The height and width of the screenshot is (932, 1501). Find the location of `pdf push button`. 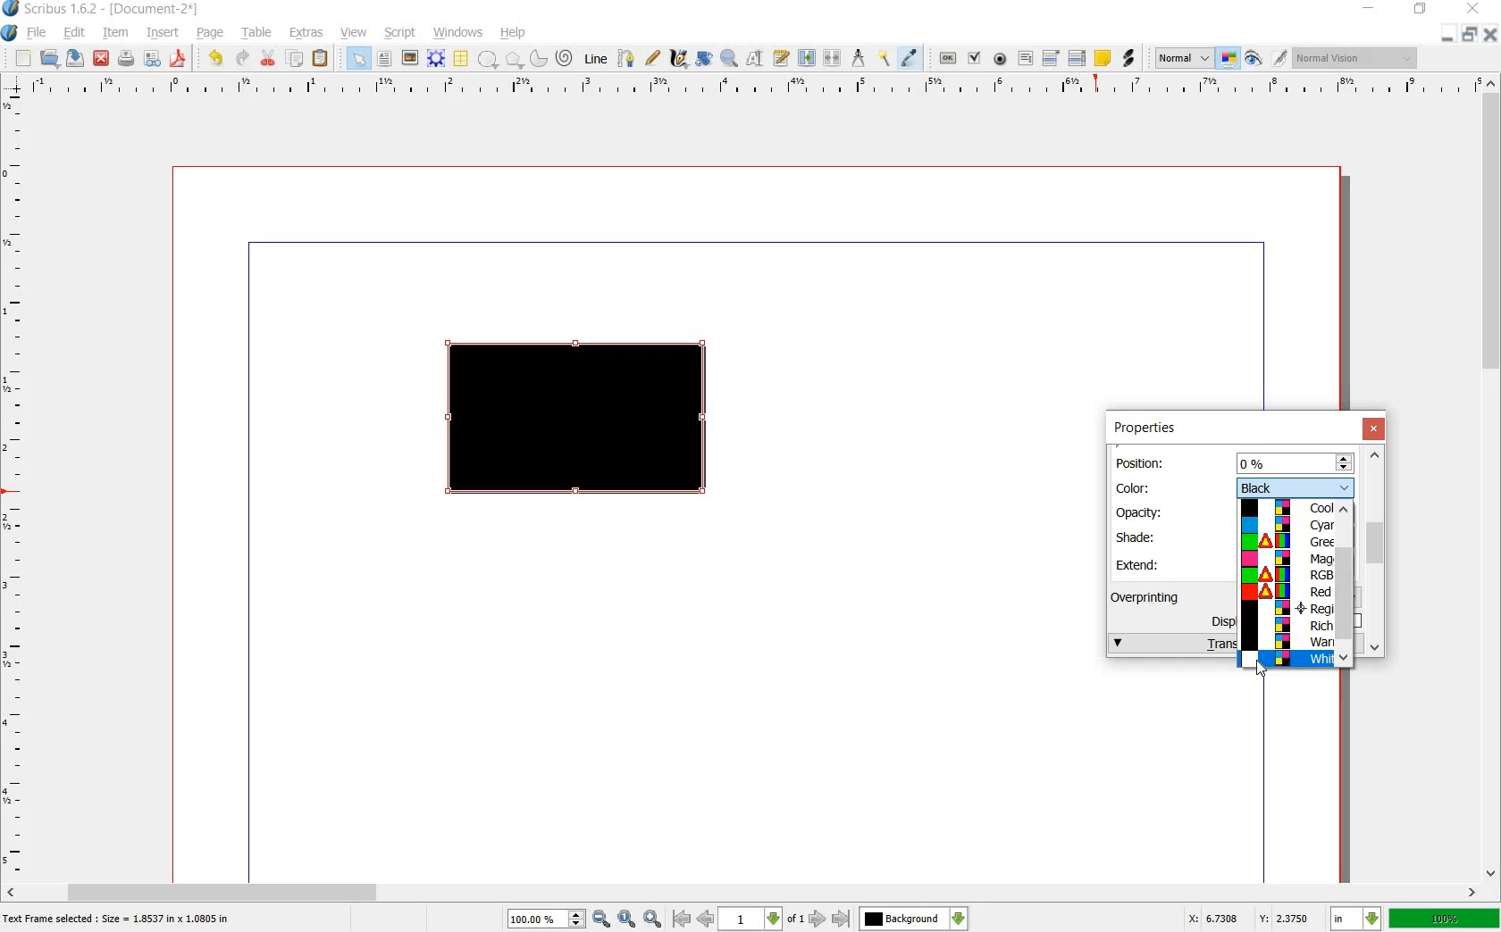

pdf push button is located at coordinates (948, 56).